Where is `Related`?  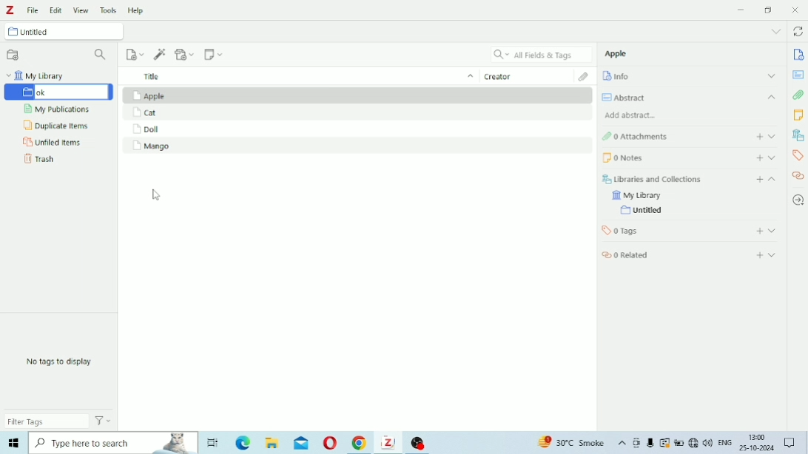 Related is located at coordinates (625, 255).